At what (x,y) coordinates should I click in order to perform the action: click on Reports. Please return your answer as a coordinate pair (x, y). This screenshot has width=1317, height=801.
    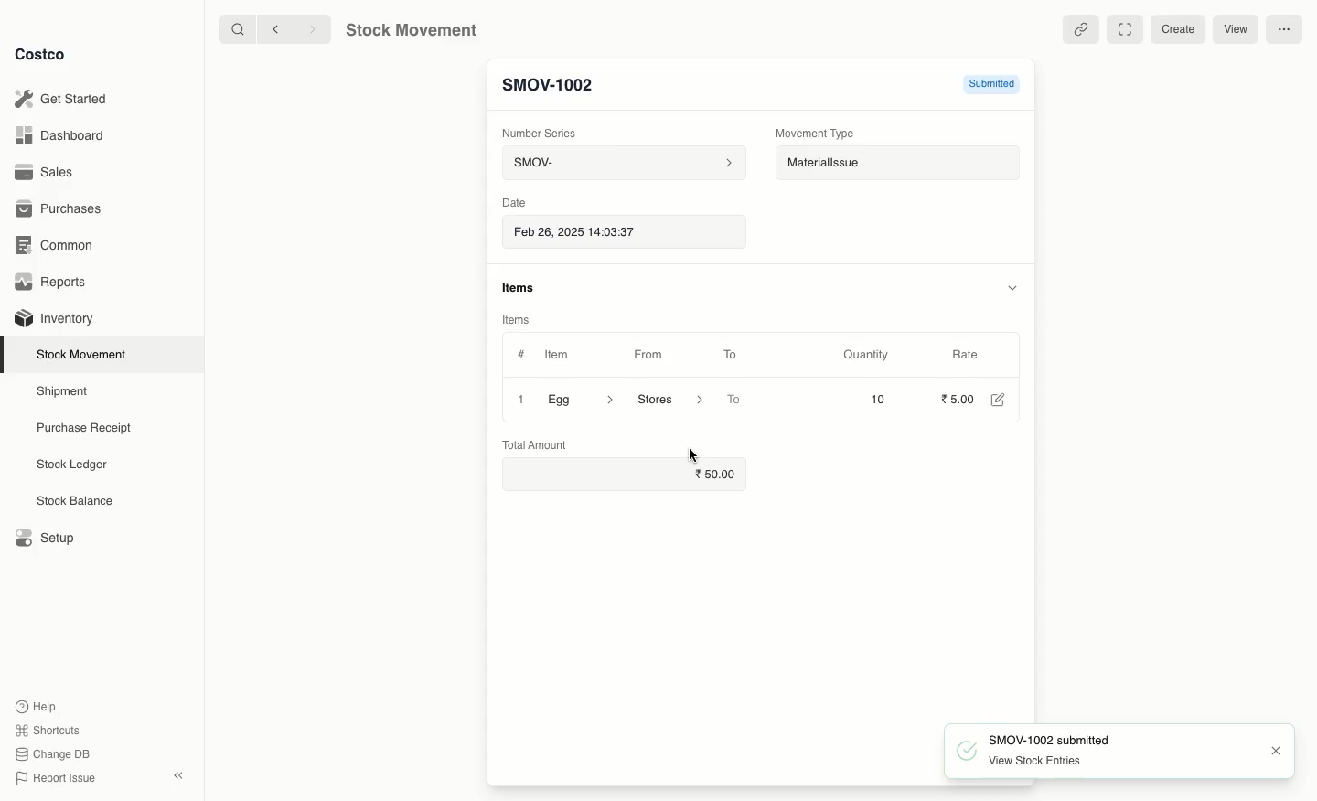
    Looking at the image, I should click on (55, 282).